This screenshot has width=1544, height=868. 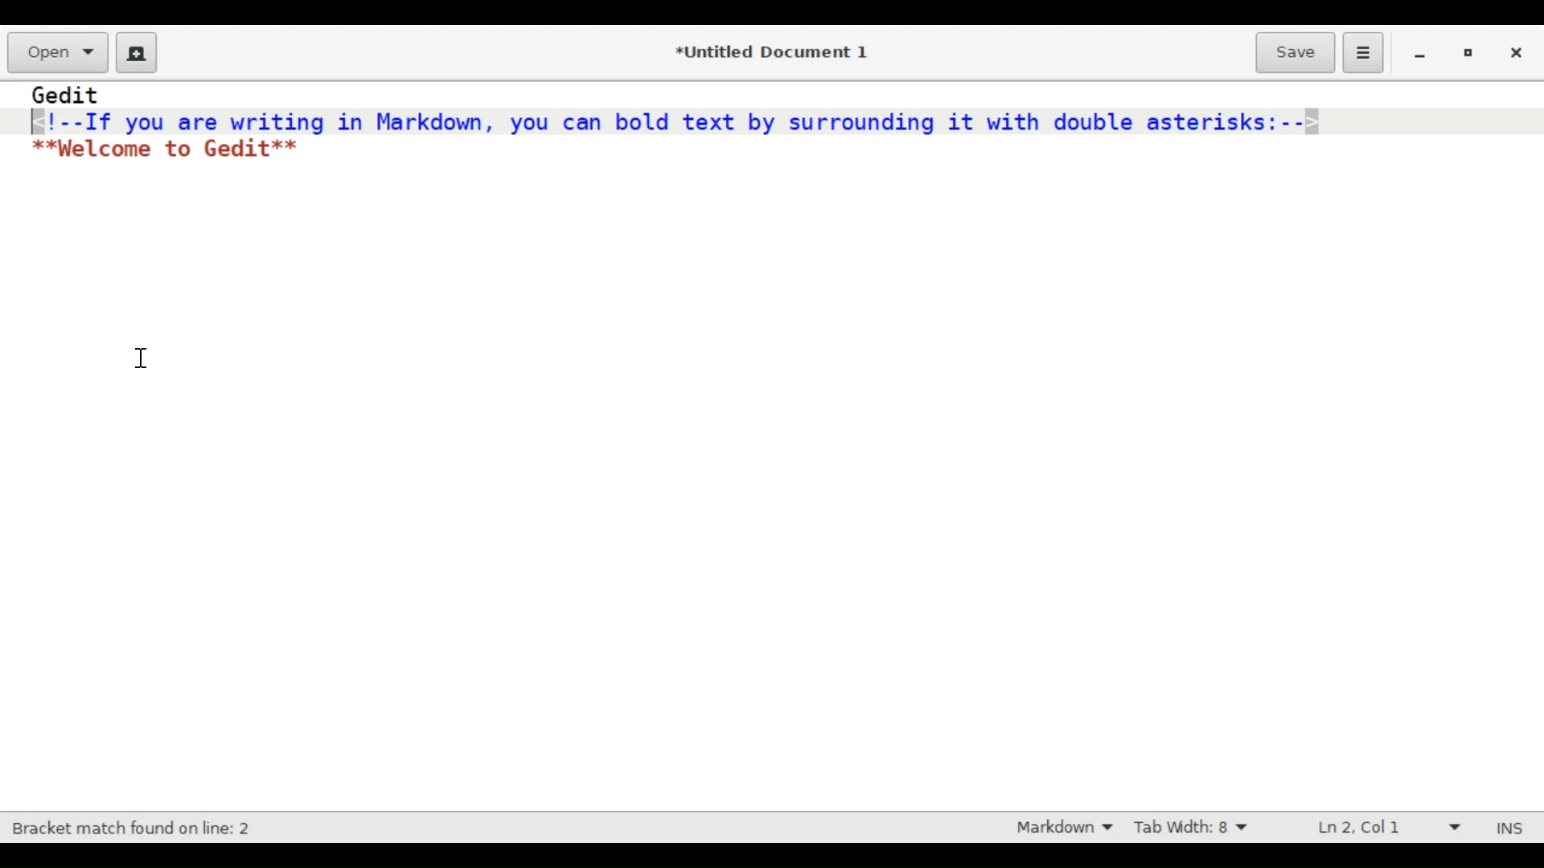 What do you see at coordinates (1517, 53) in the screenshot?
I see `Close` at bounding box center [1517, 53].